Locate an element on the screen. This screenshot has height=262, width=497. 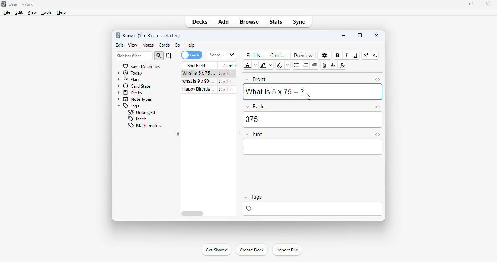
decks is located at coordinates (130, 92).